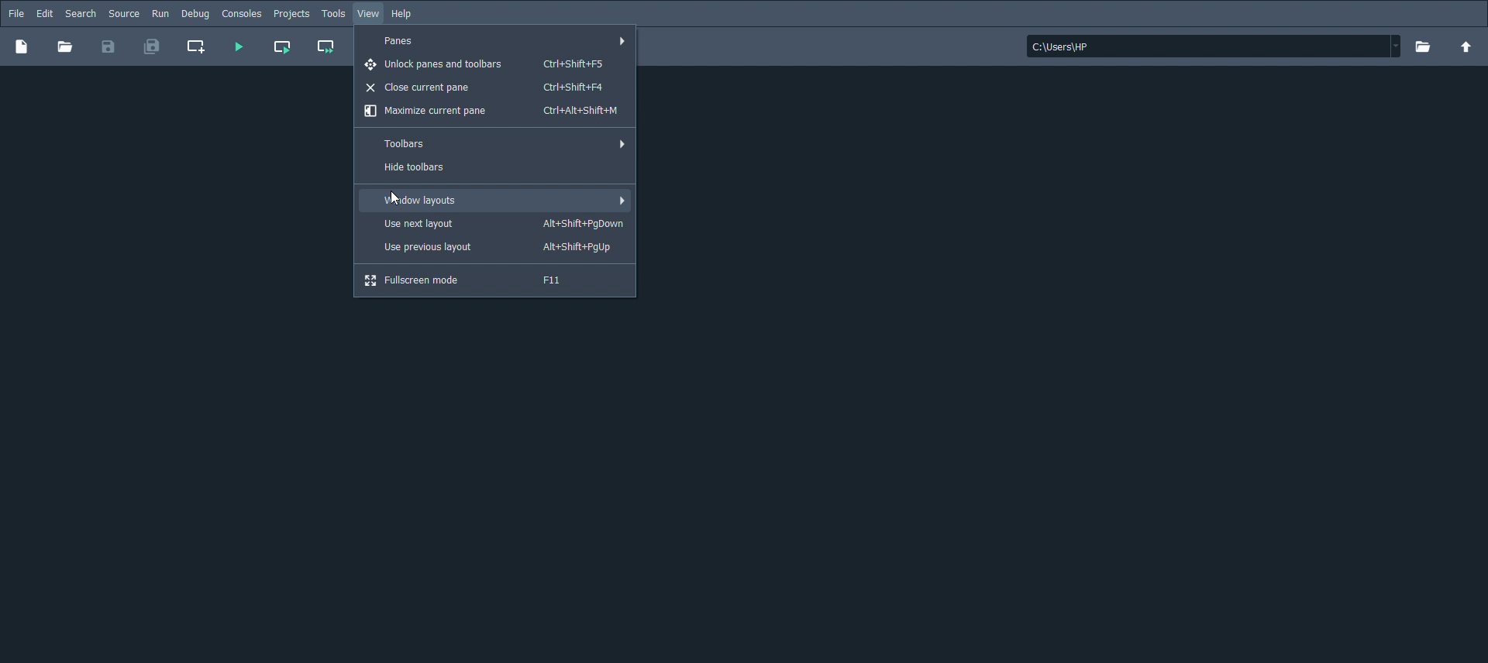  Describe the element at coordinates (1467, 46) in the screenshot. I see `Change to parent directory` at that location.